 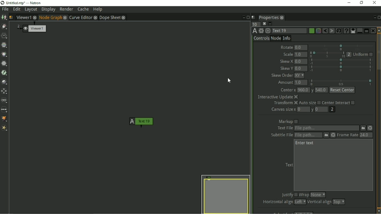 I want to click on Minimize/maximize all panels, so click(x=270, y=24).